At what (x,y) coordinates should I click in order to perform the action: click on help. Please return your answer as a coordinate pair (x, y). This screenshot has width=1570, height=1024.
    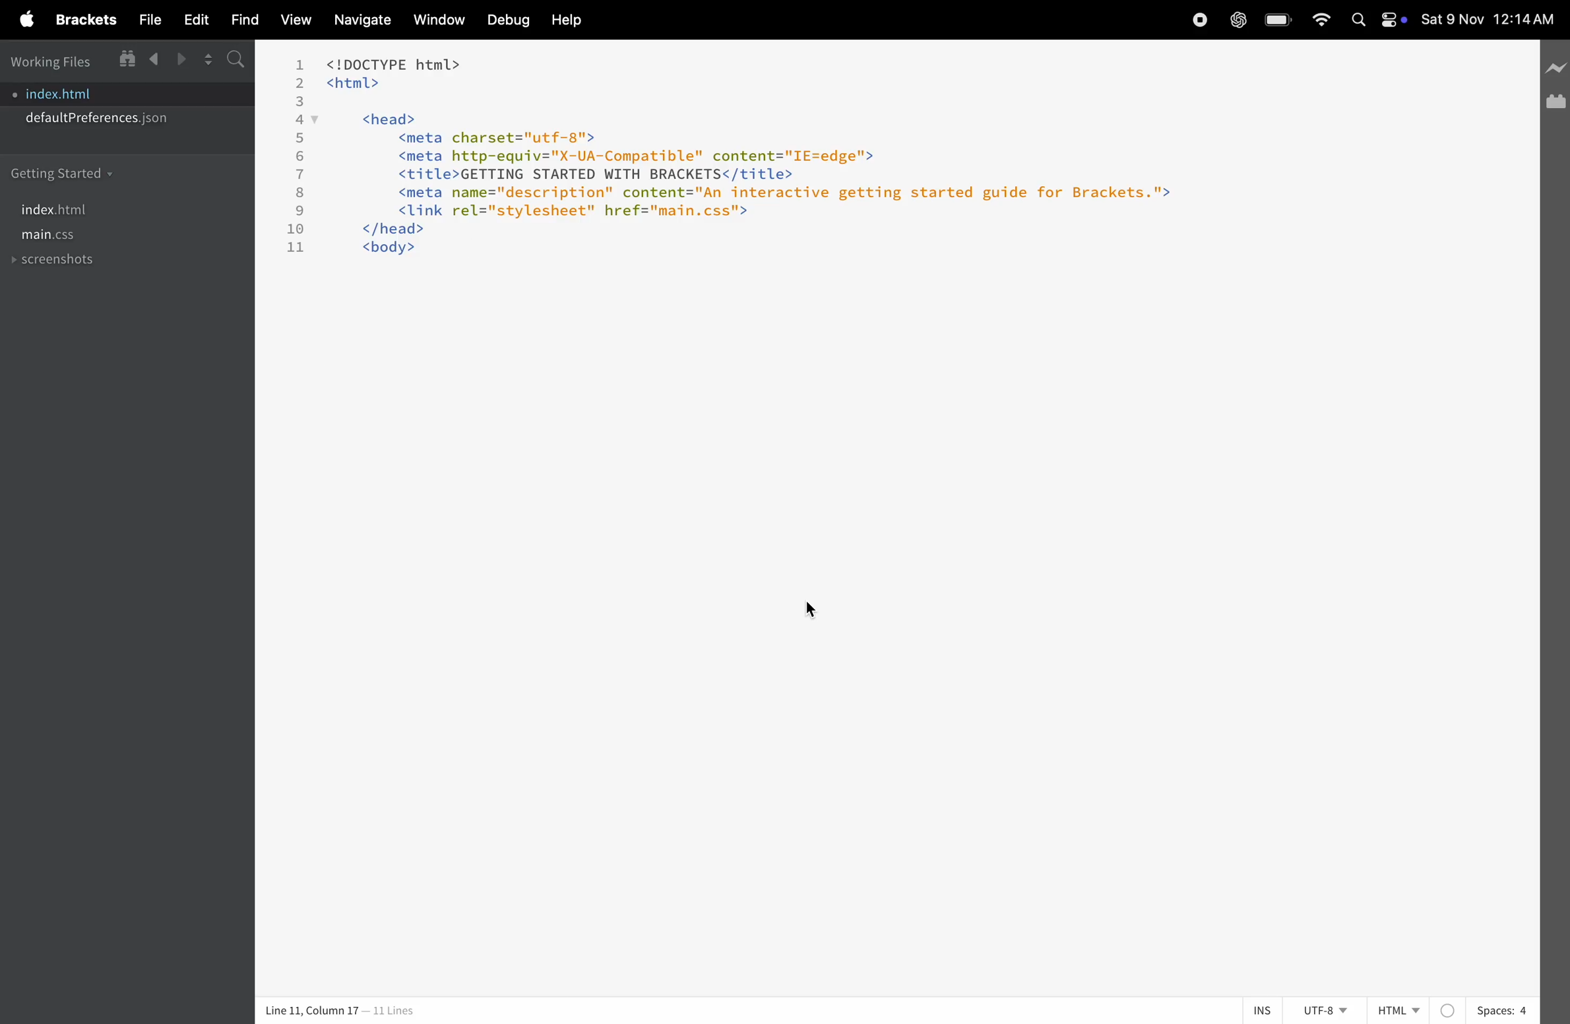
    Looking at the image, I should click on (571, 18).